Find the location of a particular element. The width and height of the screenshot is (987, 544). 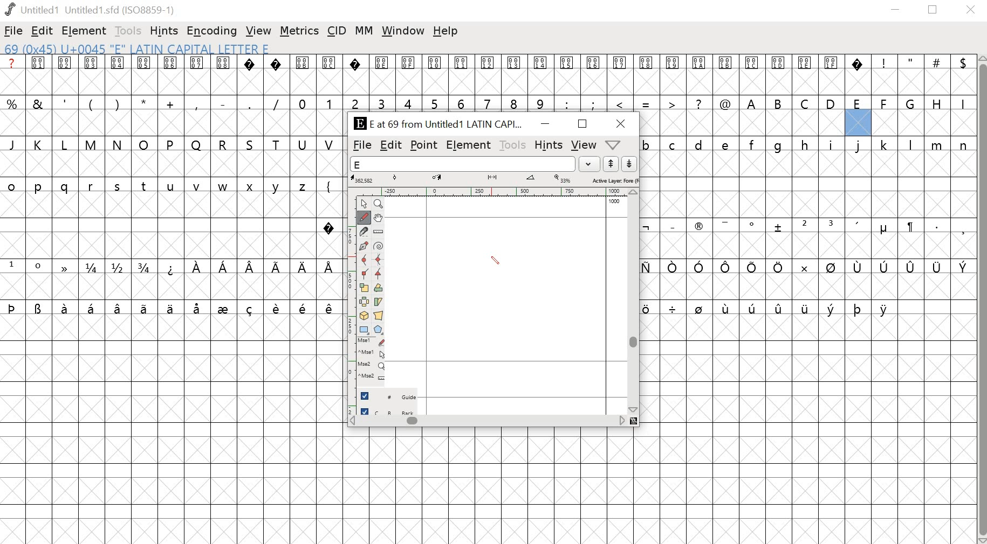

special characters and empty cells is located at coordinates (806, 309).